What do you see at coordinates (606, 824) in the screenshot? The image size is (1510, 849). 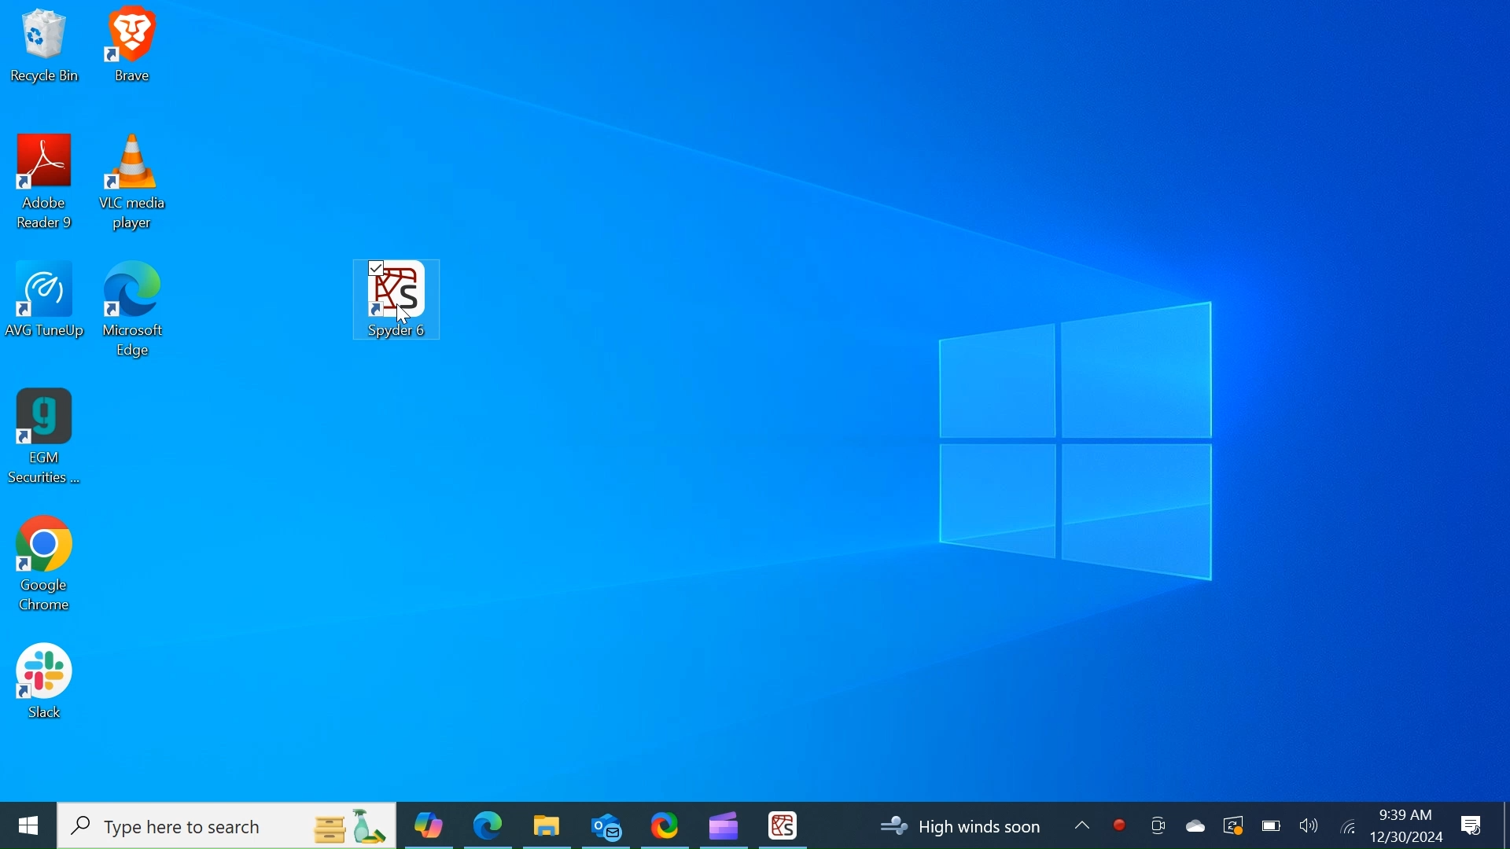 I see `Outlook Desktop Icon` at bounding box center [606, 824].